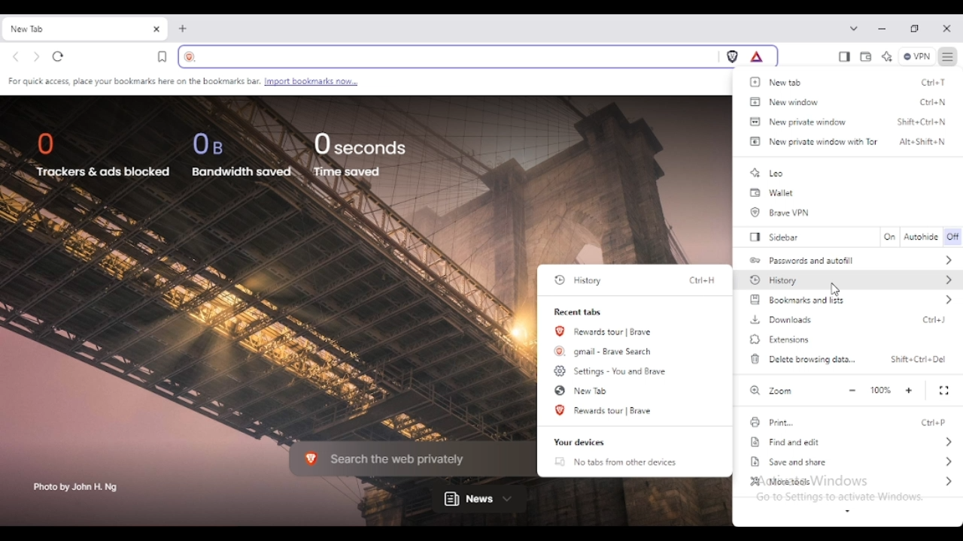 The image size is (963, 541). I want to click on search, so click(446, 56).